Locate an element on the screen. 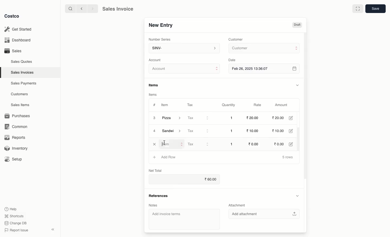 The width and height of the screenshot is (390, 237). Edit is located at coordinates (293, 118).